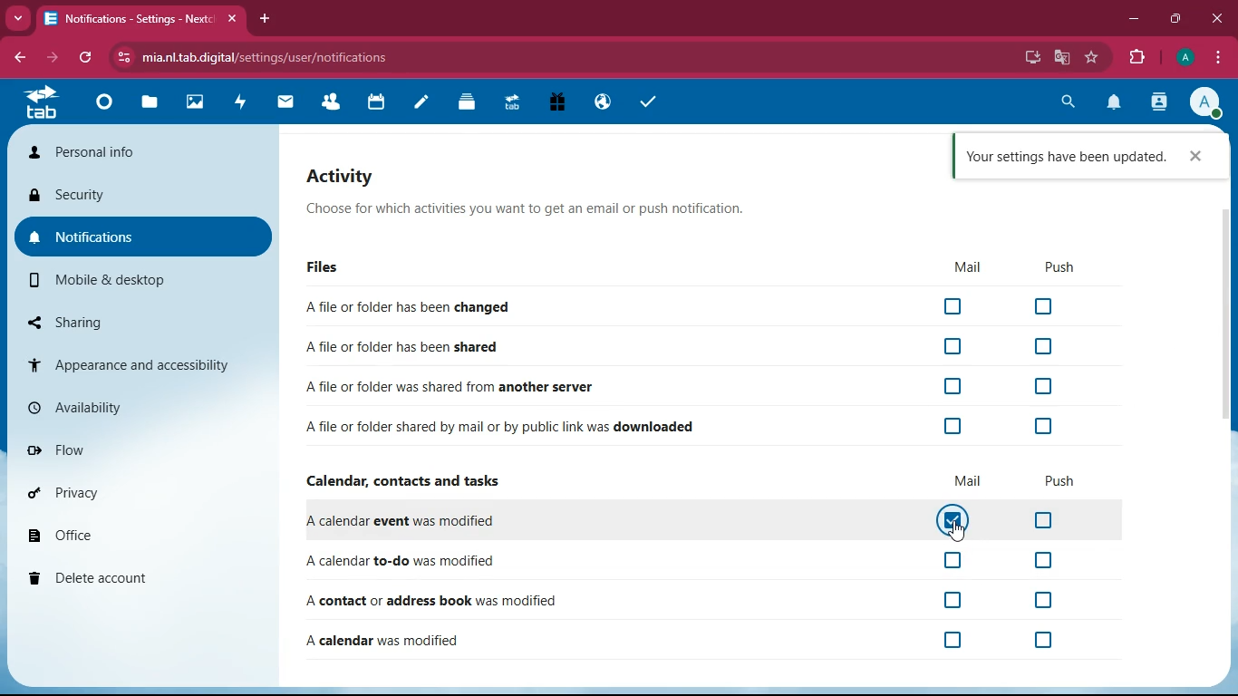  I want to click on options, so click(1219, 57).